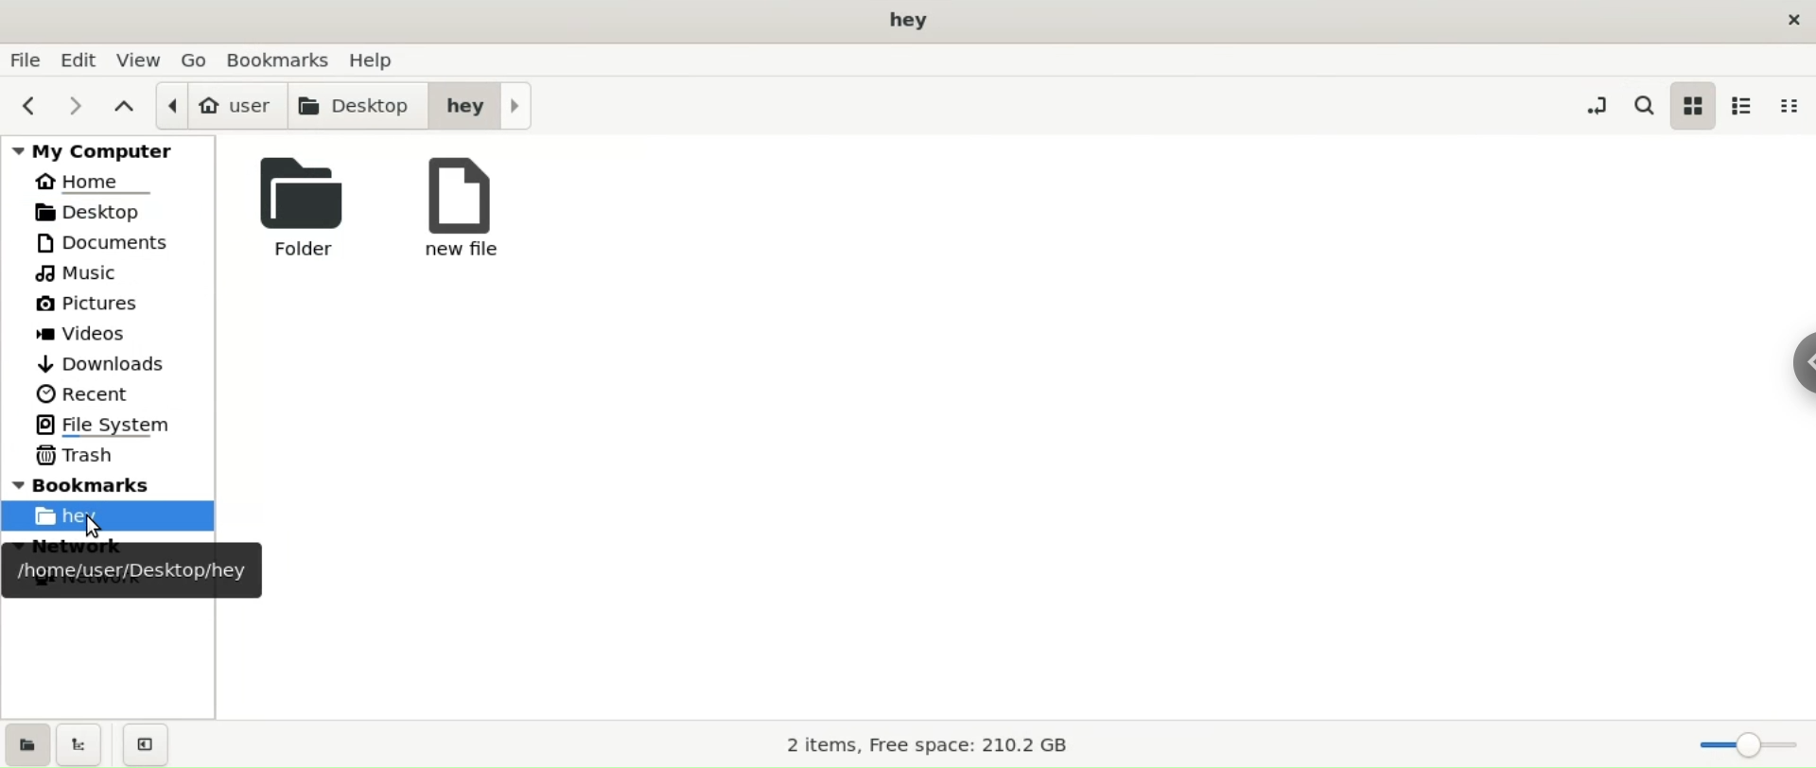 This screenshot has height=768, width=1816. I want to click on folder, so click(303, 214).